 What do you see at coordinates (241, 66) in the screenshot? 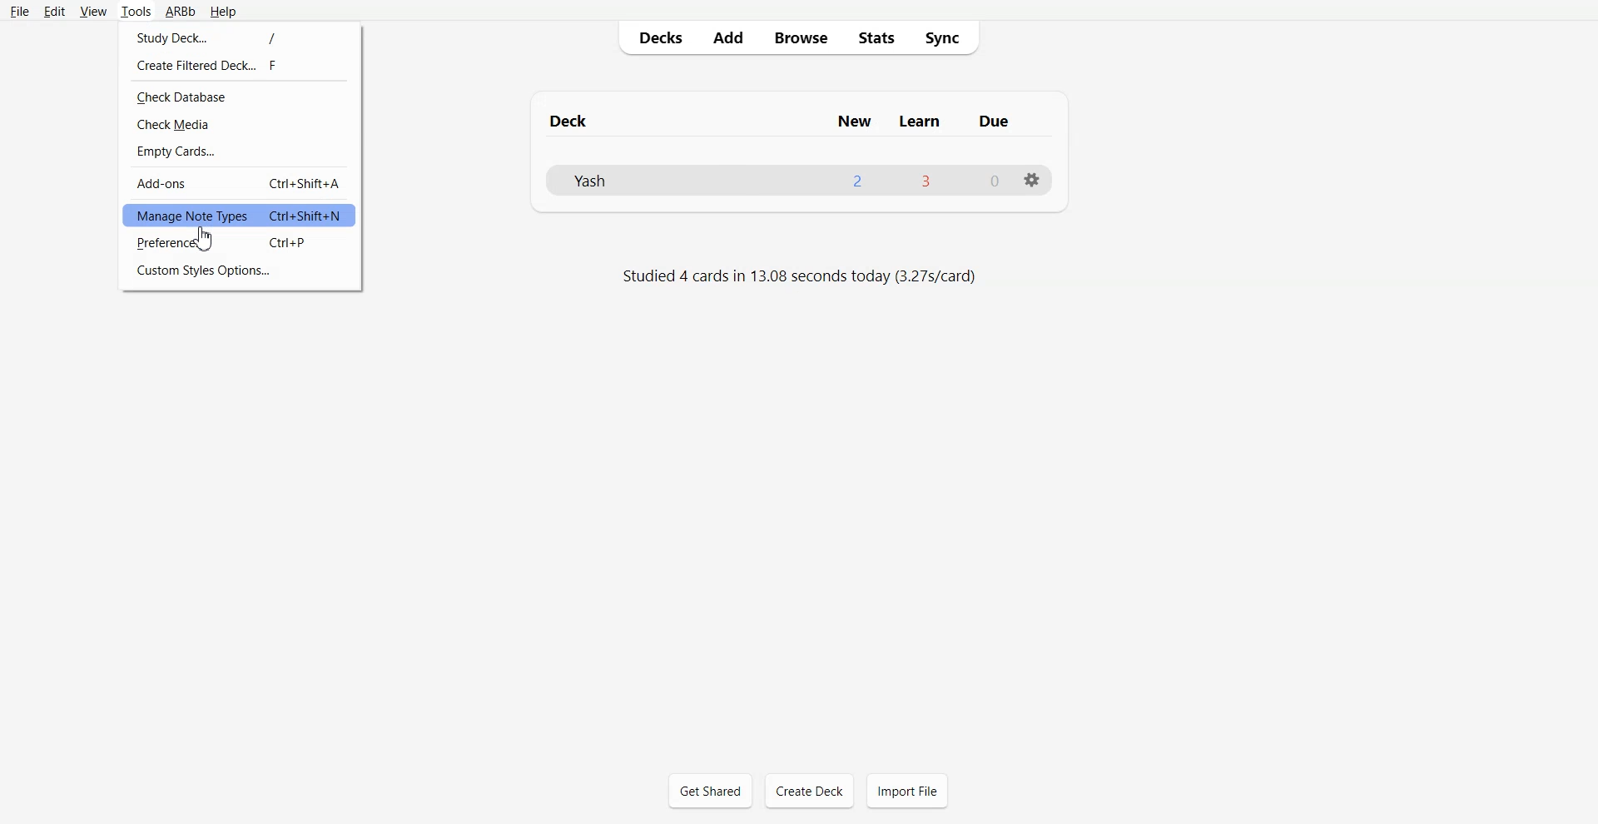
I see `Create Filtered Deck` at bounding box center [241, 66].